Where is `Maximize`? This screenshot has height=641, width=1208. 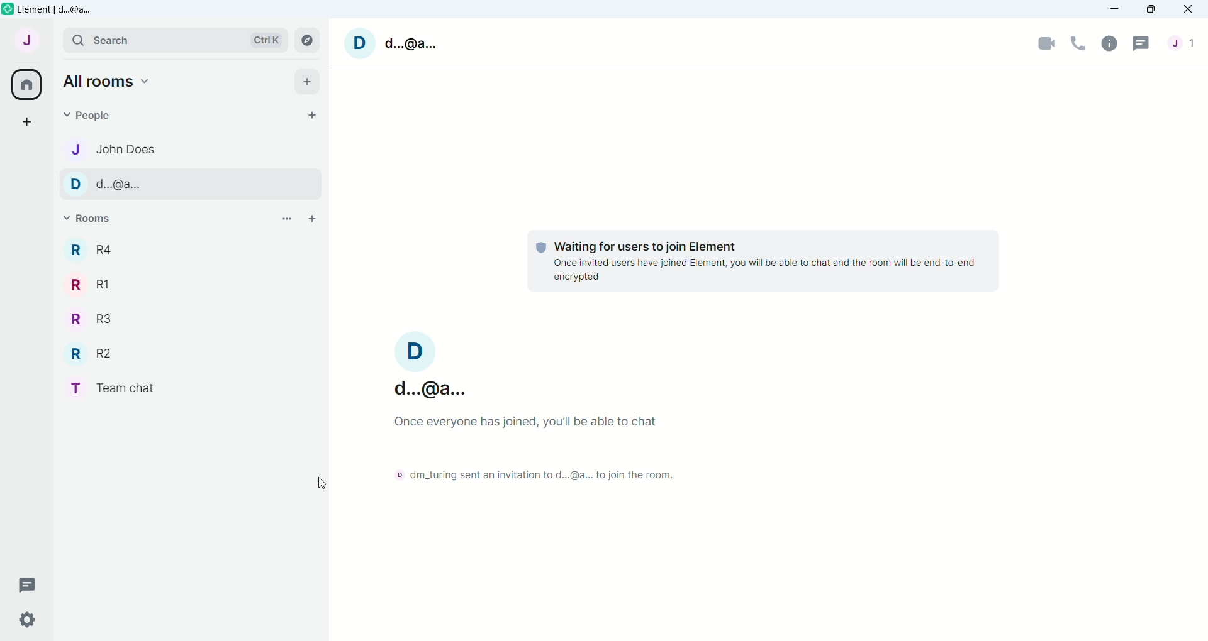
Maximize is located at coordinates (1151, 9).